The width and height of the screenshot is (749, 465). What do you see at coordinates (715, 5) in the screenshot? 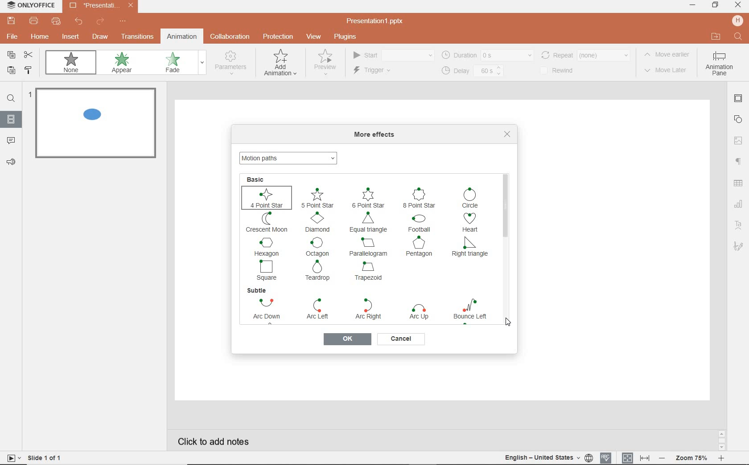
I see `RESTORE` at bounding box center [715, 5].